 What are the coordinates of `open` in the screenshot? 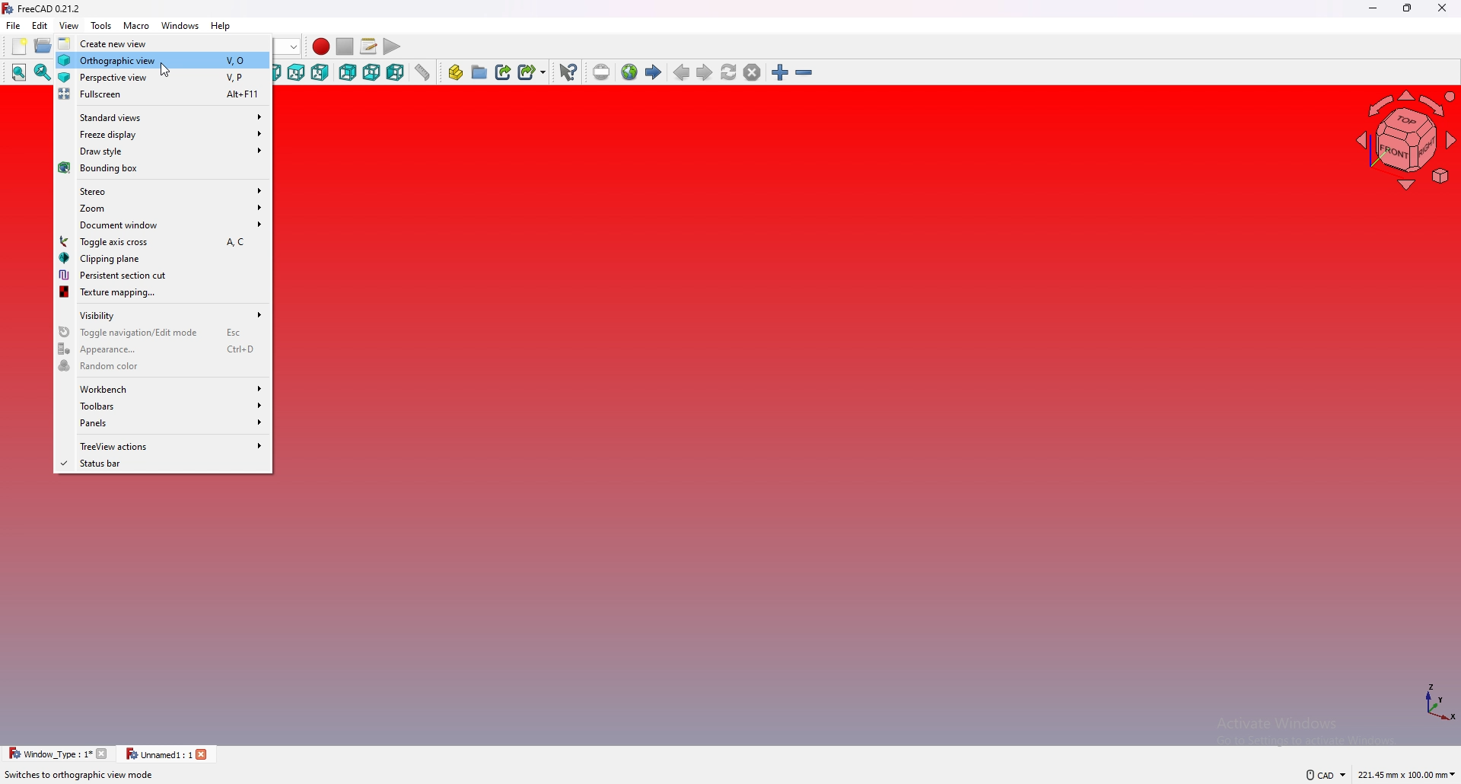 It's located at (42, 45).